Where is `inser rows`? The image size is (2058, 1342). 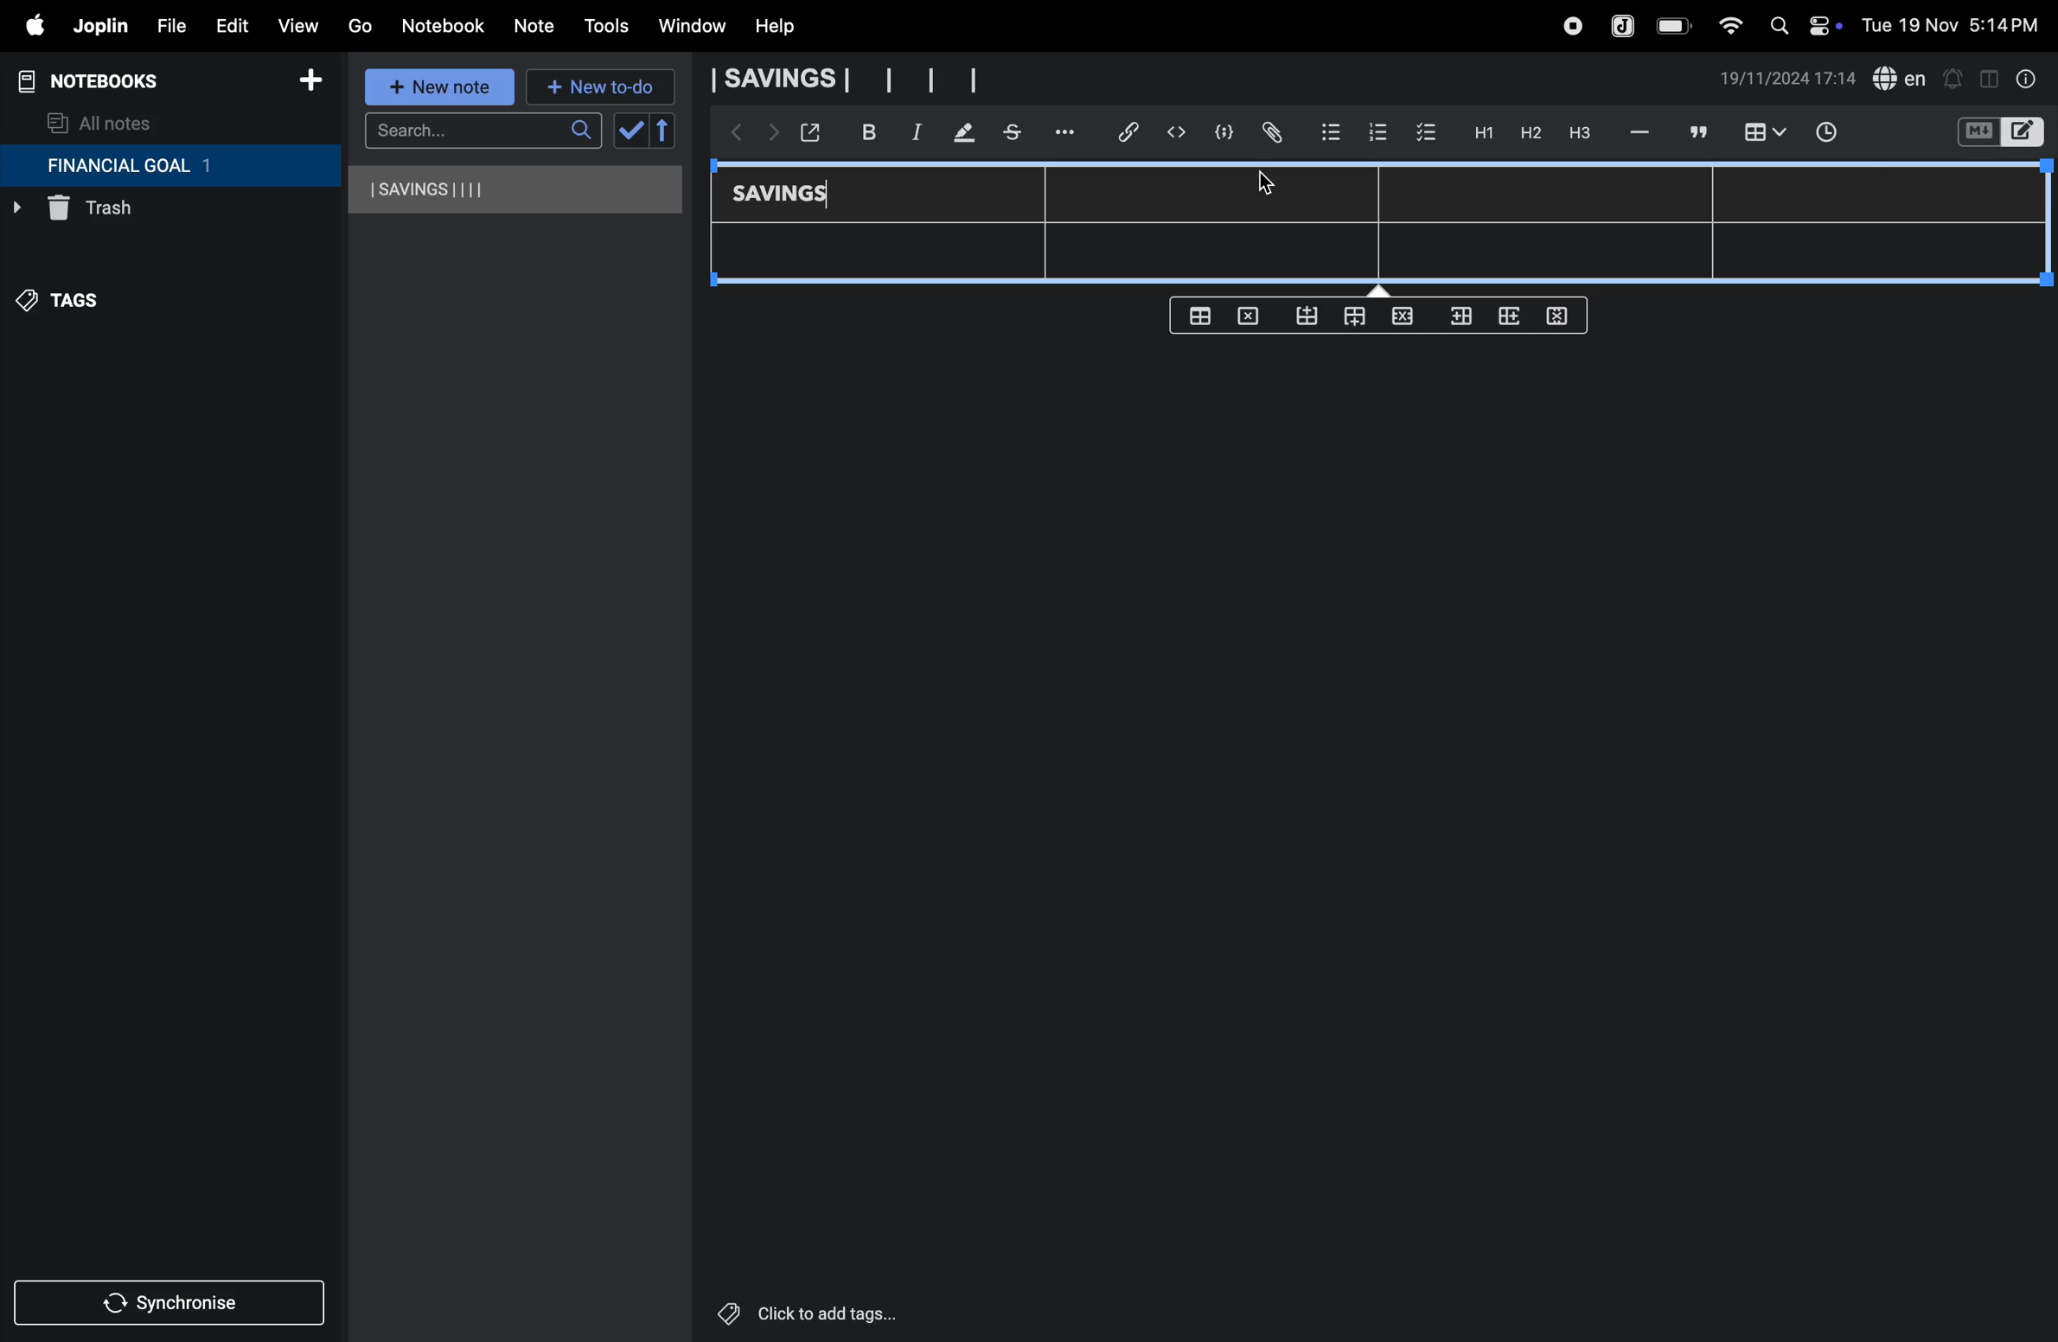
inser rows is located at coordinates (1458, 320).